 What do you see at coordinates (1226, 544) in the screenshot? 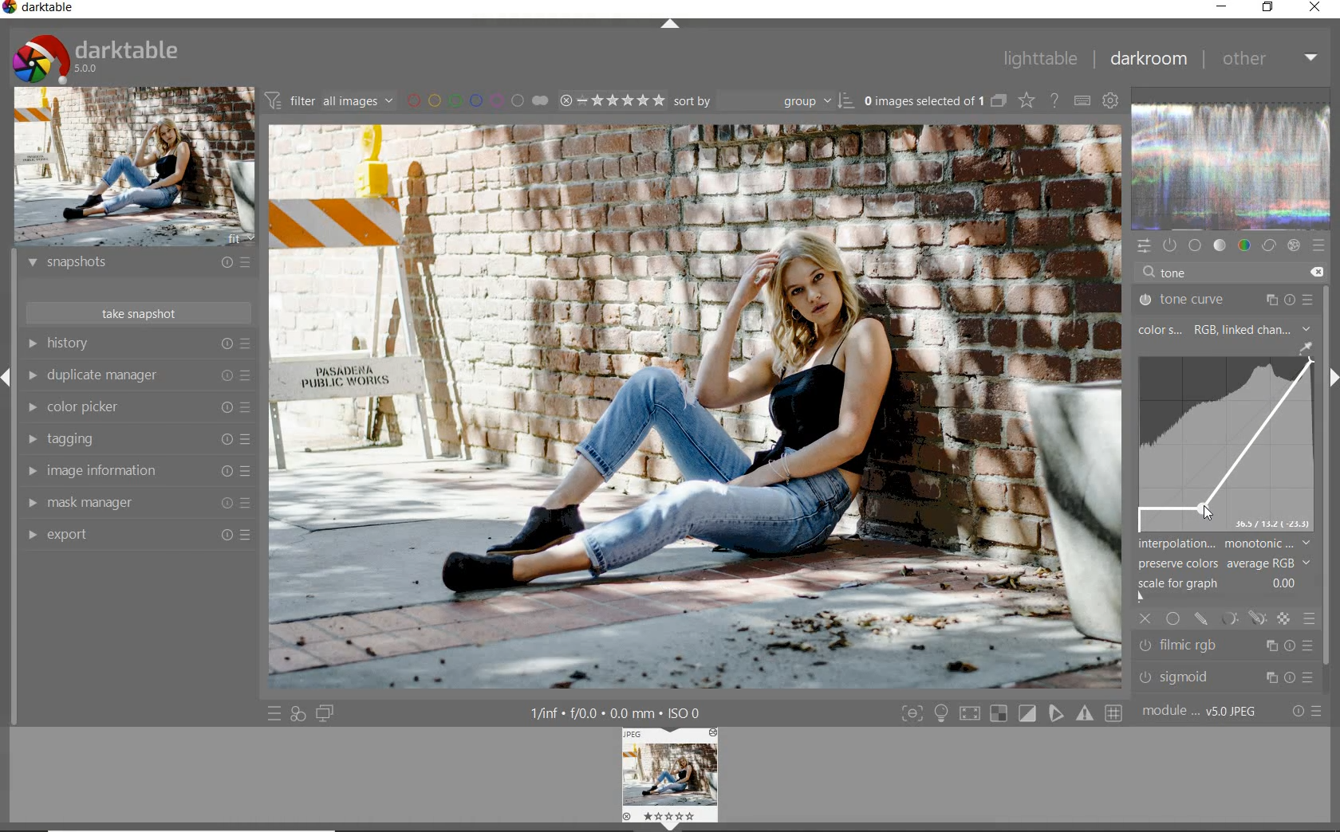
I see `interpolation` at bounding box center [1226, 544].